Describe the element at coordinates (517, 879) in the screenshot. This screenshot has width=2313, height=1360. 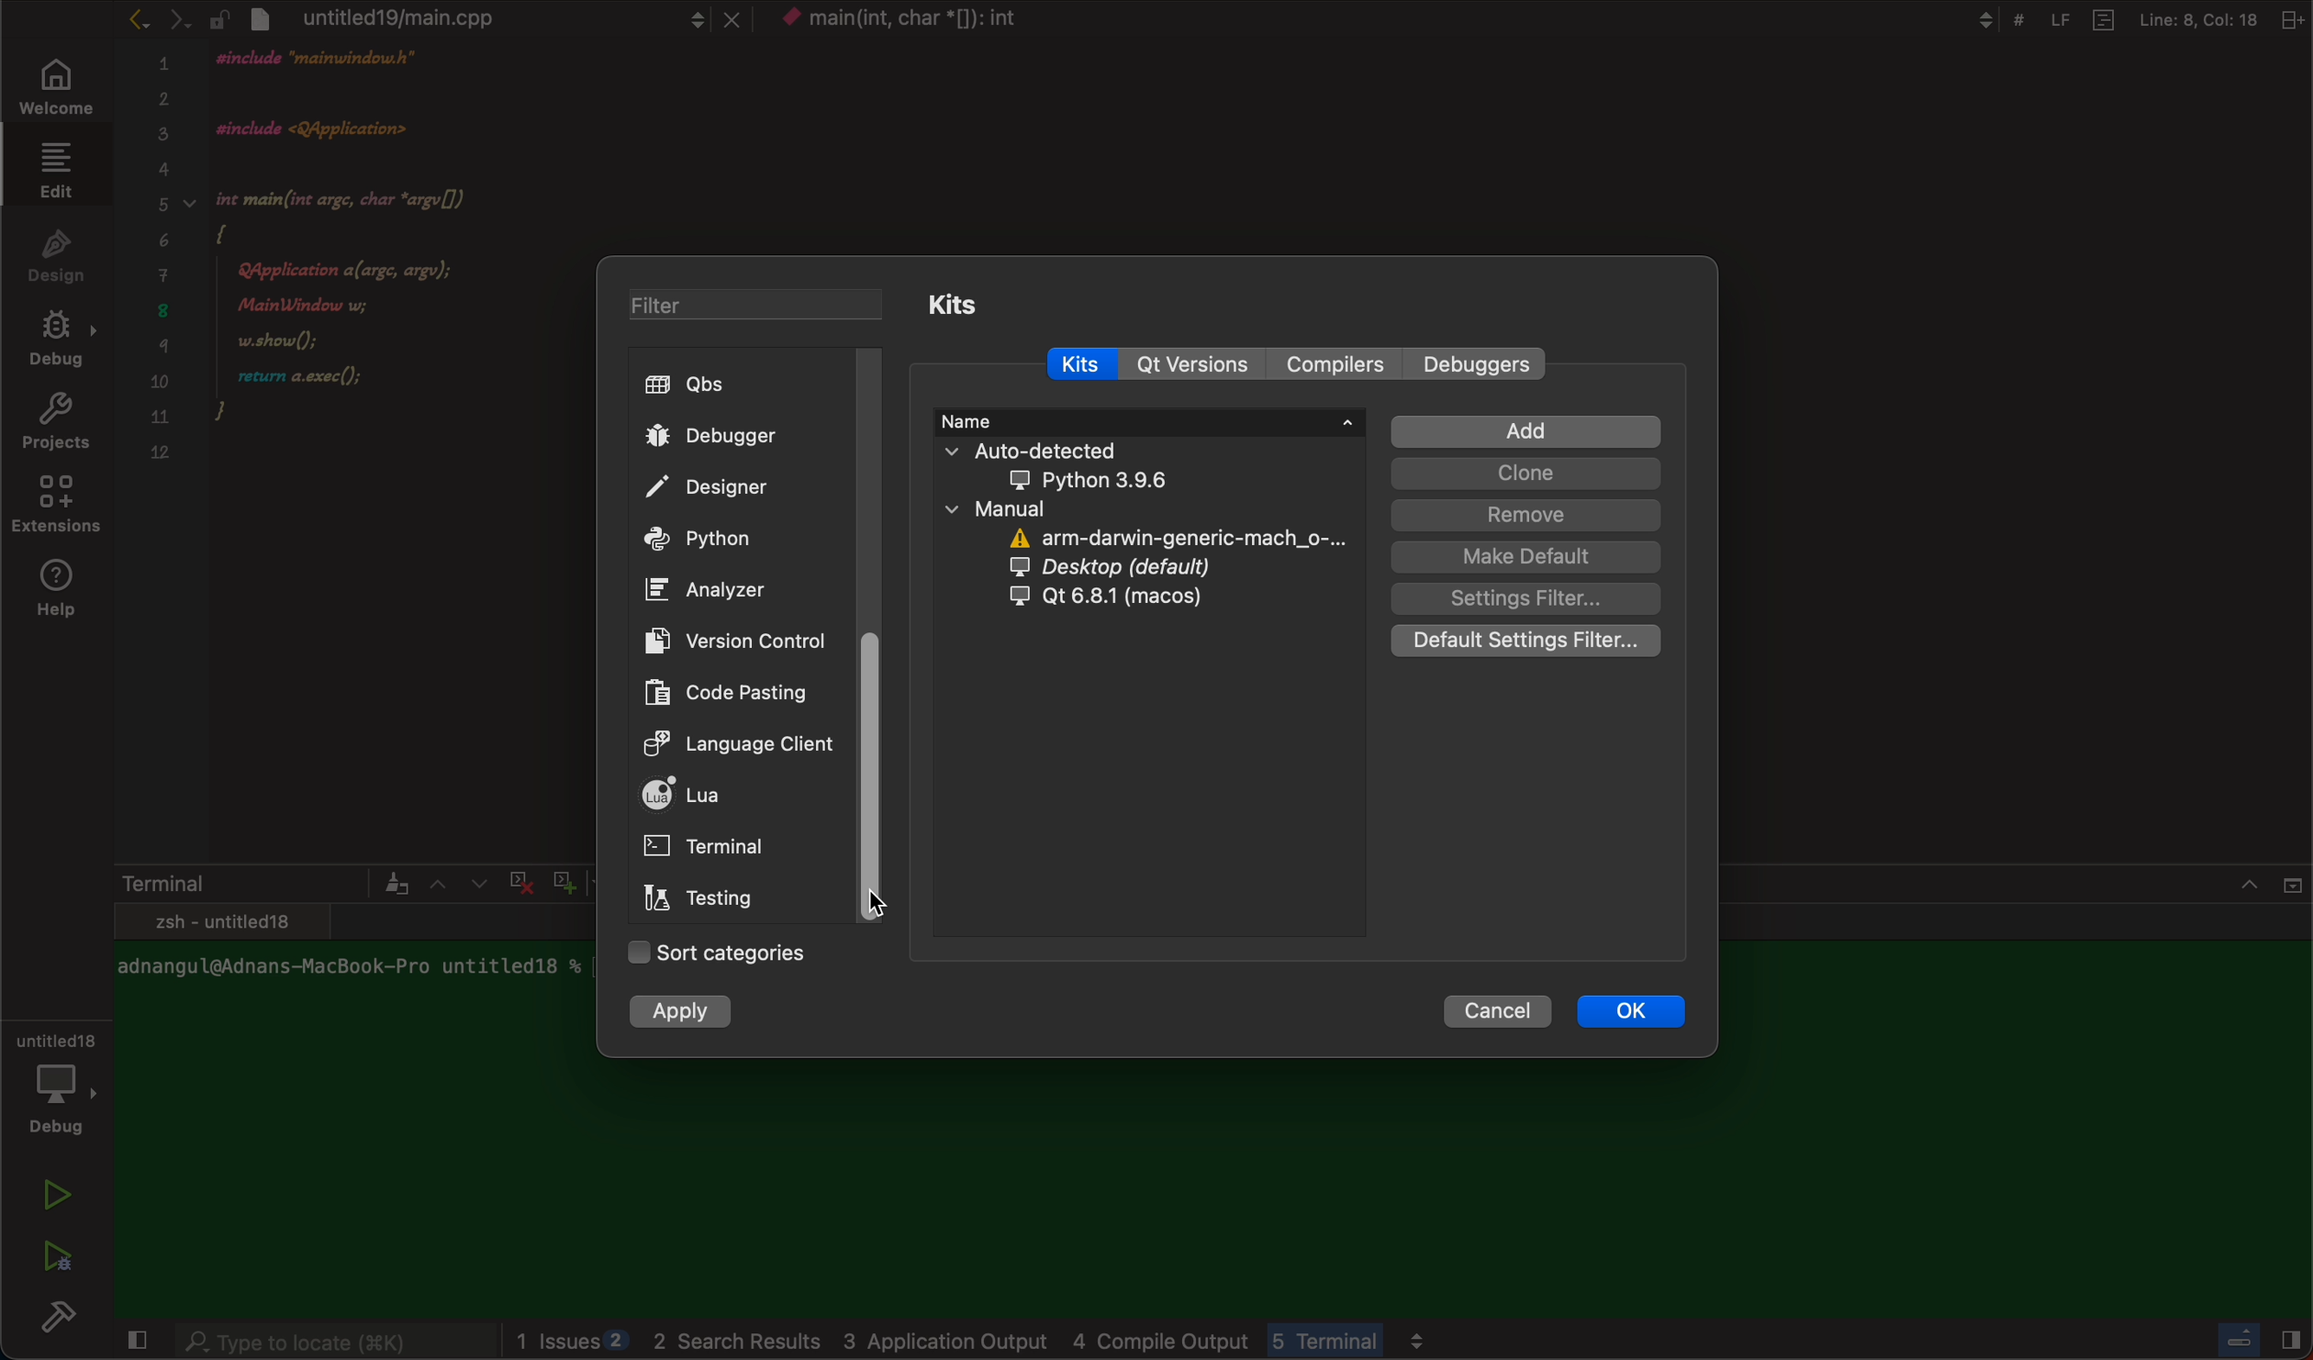
I see `cross` at that location.